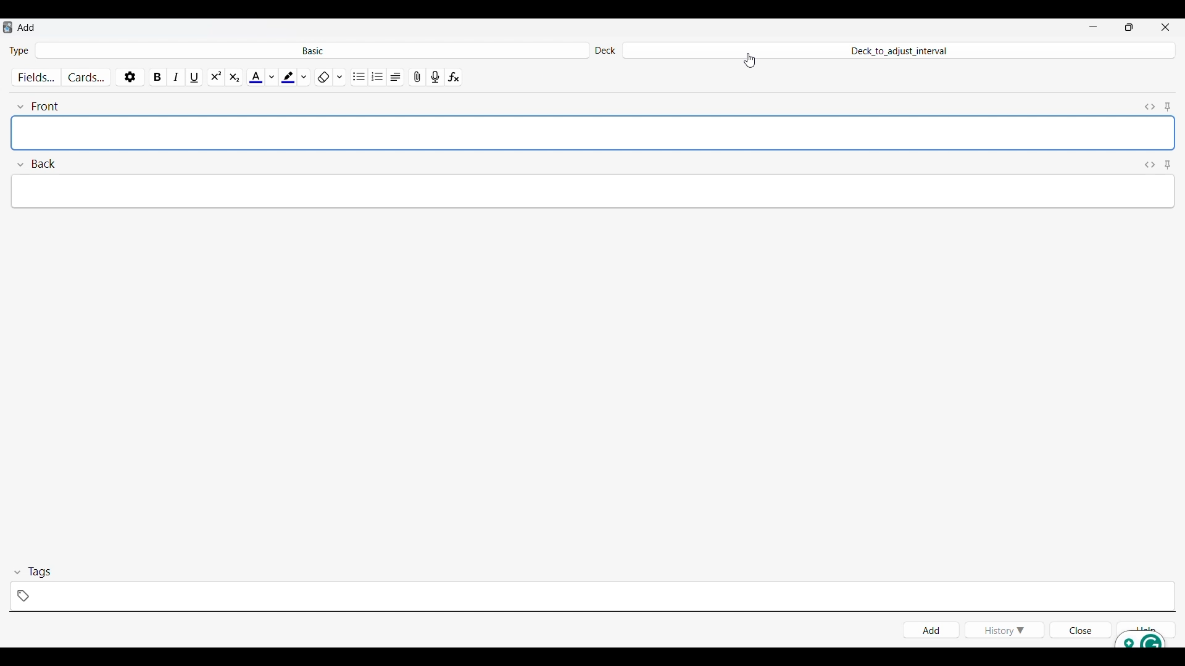  I want to click on Type in text, so click(591, 191).